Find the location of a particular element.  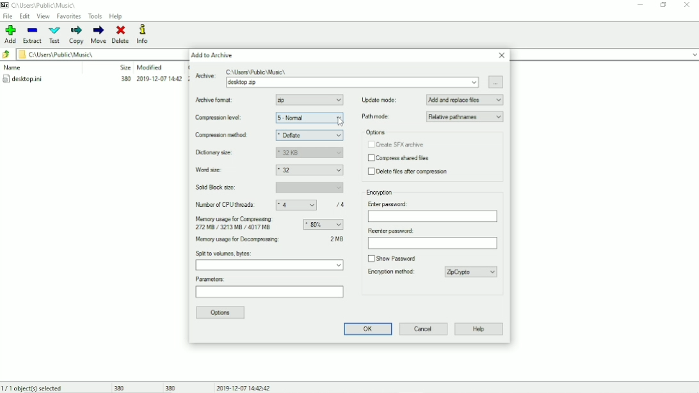

1/1 object(s) selected is located at coordinates (35, 387).